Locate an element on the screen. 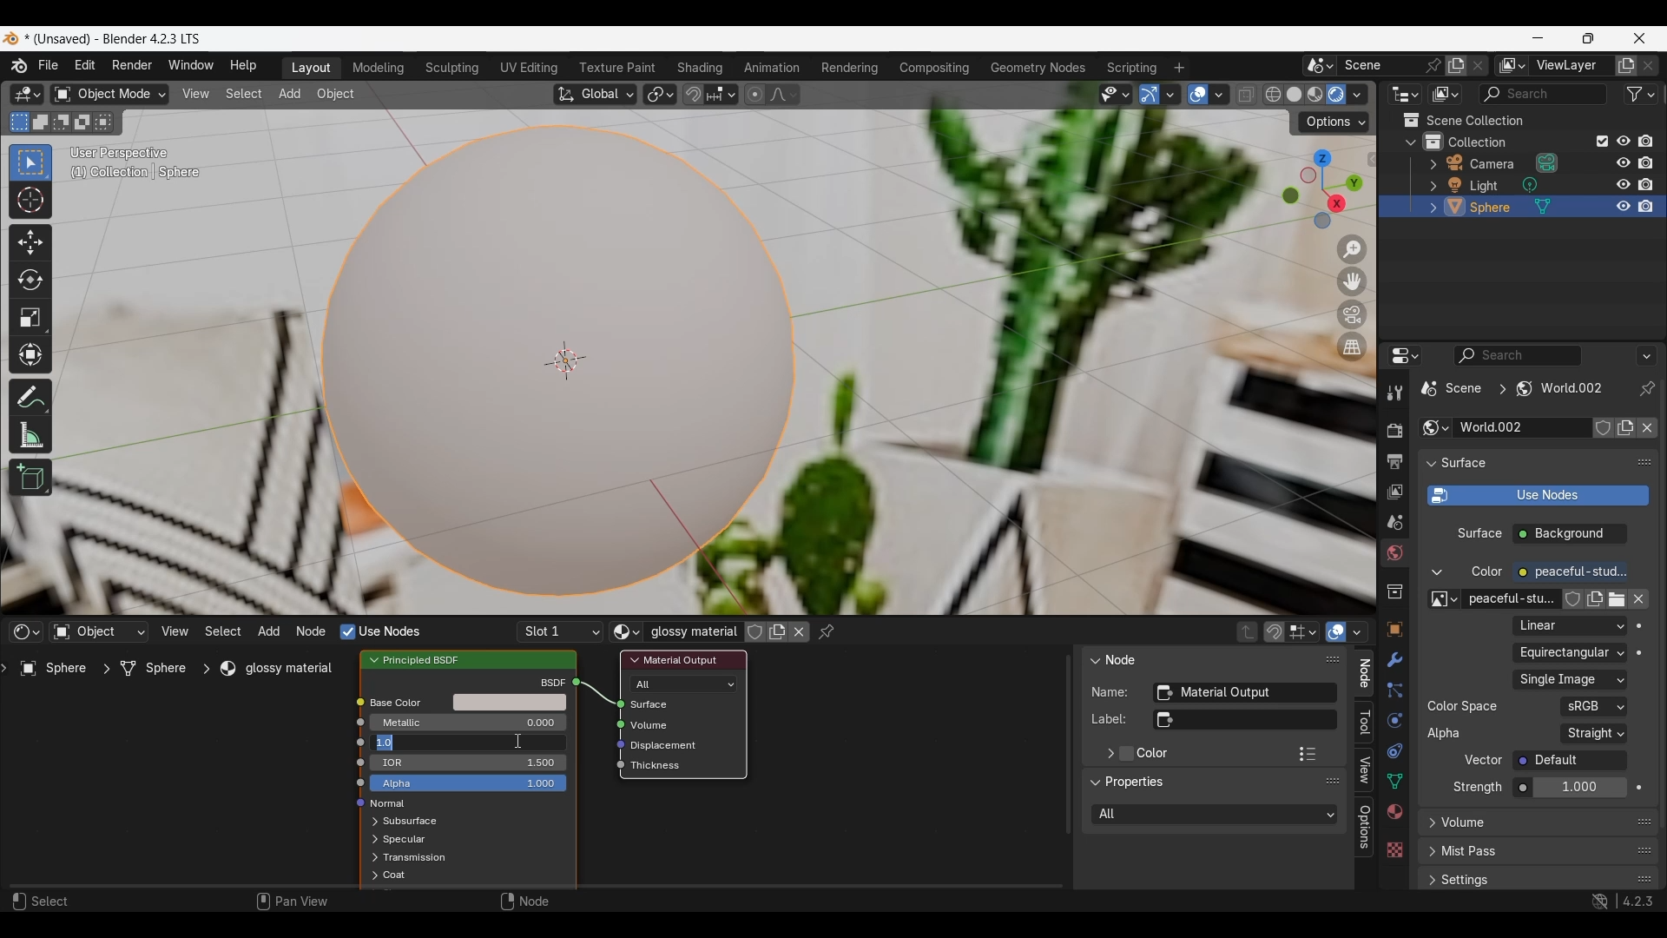  Pinned node tree is located at coordinates (826, 632).